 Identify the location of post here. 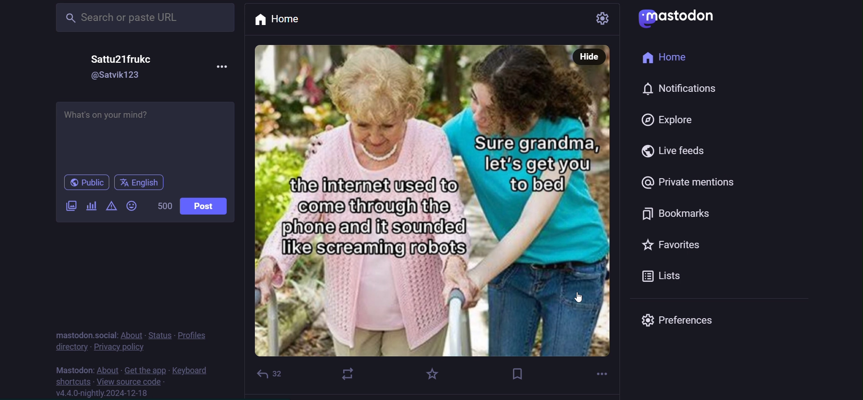
(145, 135).